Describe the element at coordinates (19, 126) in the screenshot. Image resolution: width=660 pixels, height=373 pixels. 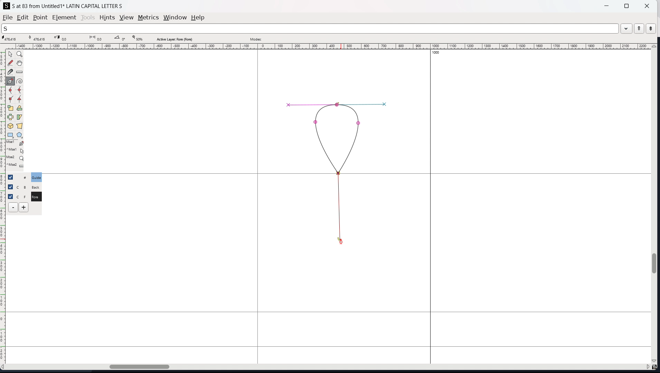
I see `perspective transformation` at that location.